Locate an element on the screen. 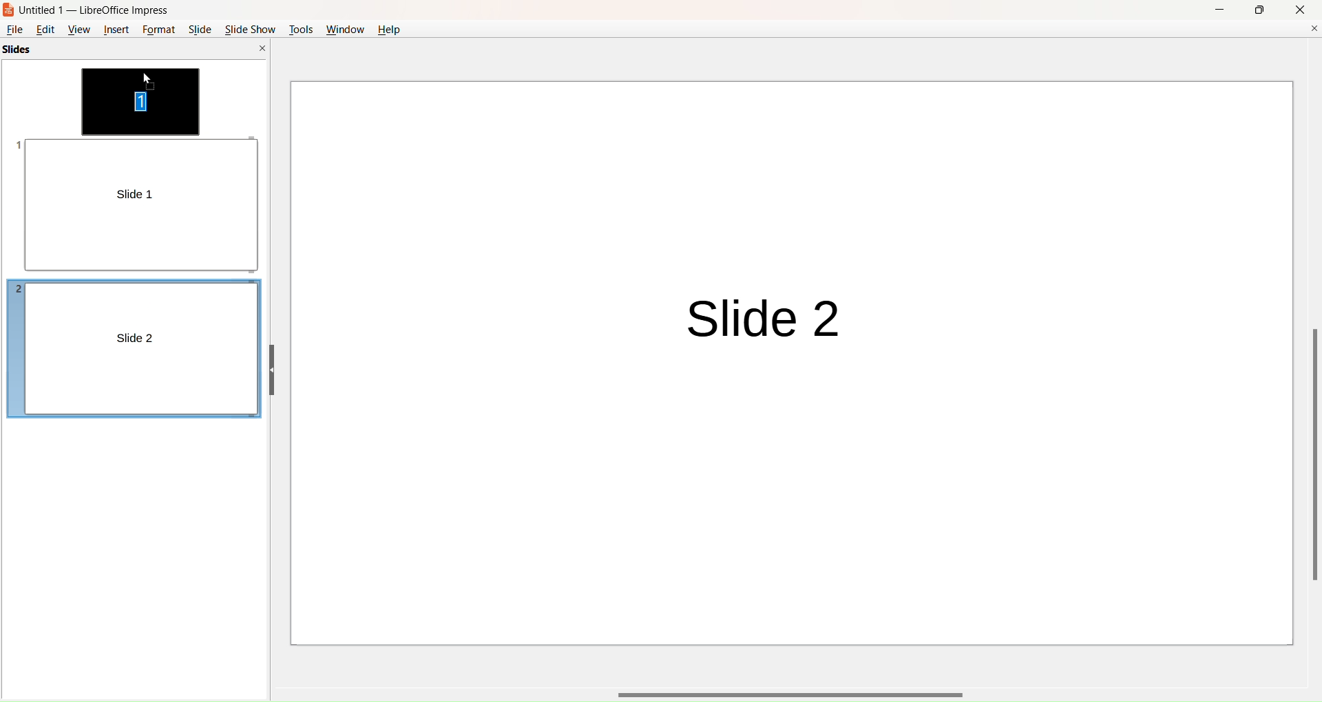  slide movement is located at coordinates (139, 100).